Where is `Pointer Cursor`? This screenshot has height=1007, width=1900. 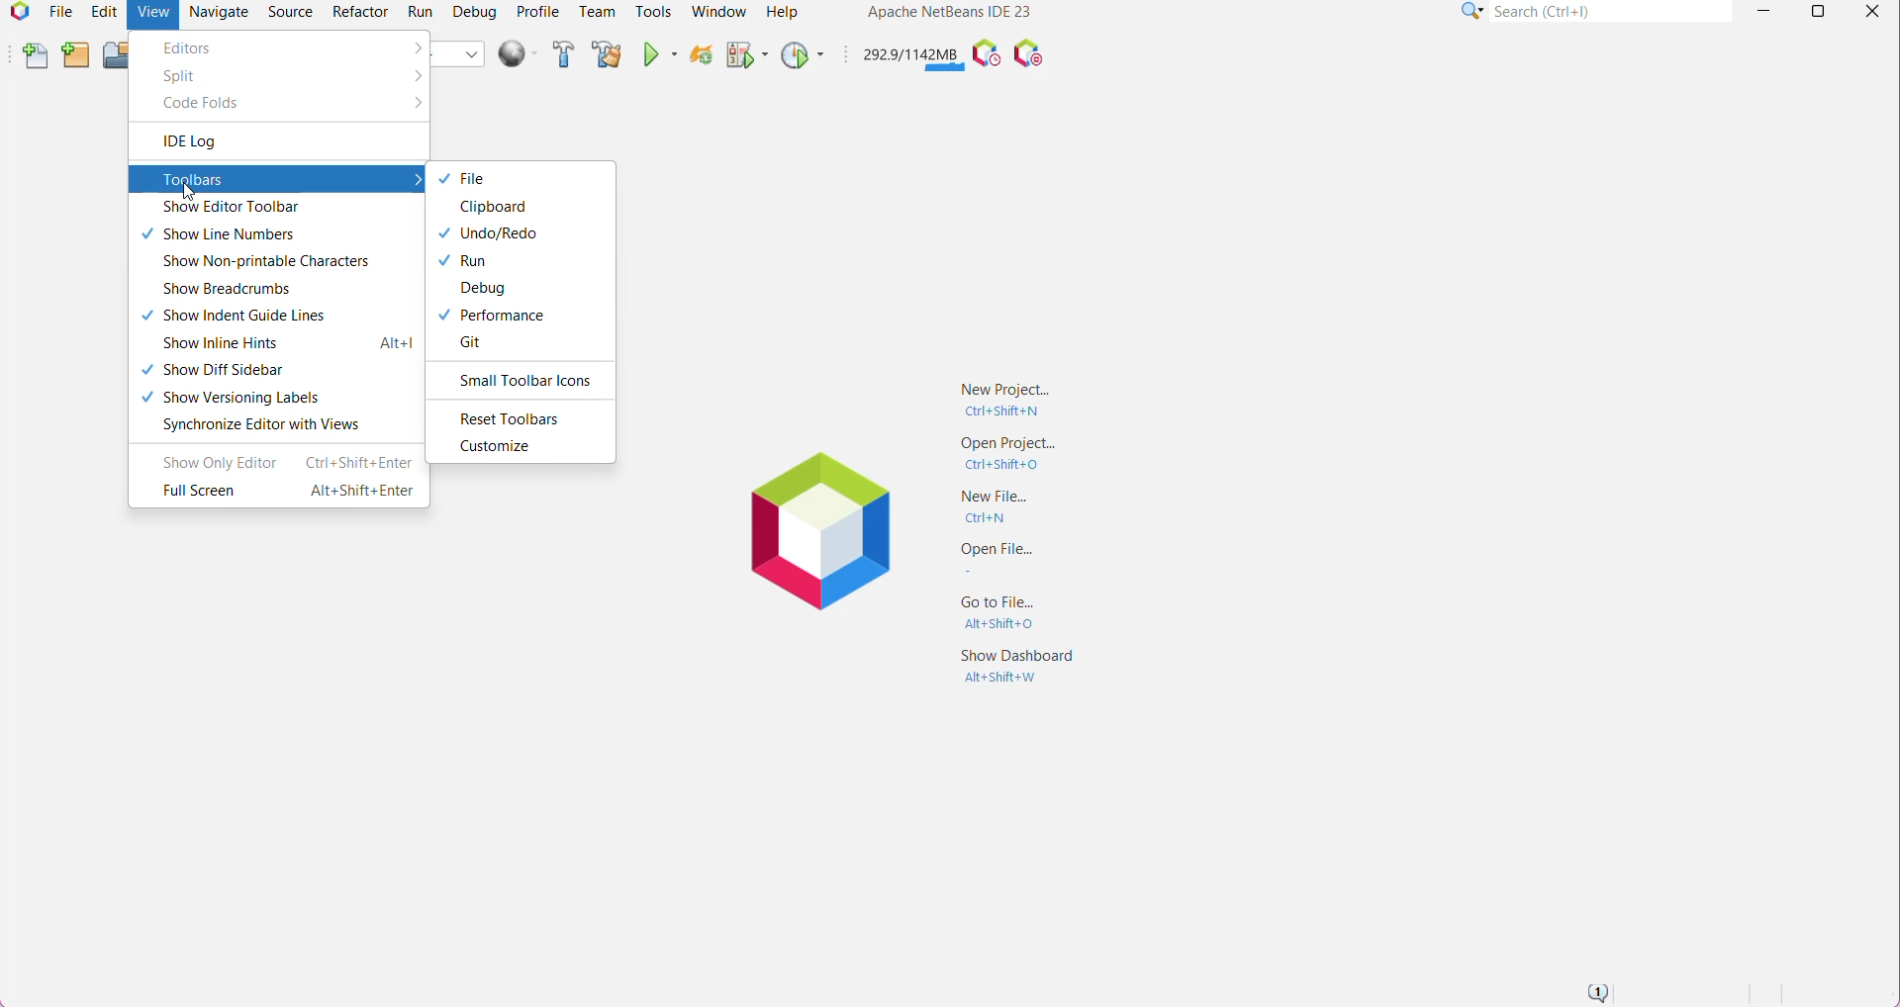
Pointer Cursor is located at coordinates (182, 191).